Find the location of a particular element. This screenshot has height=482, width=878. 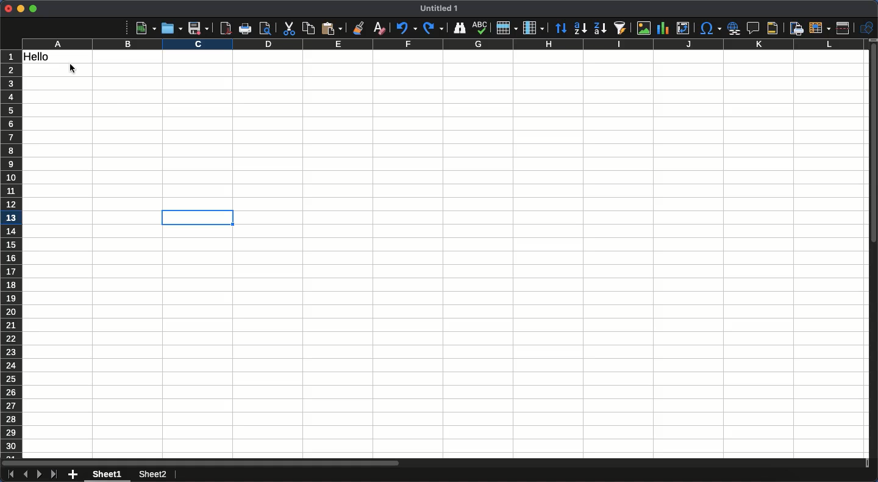

Save is located at coordinates (198, 28).